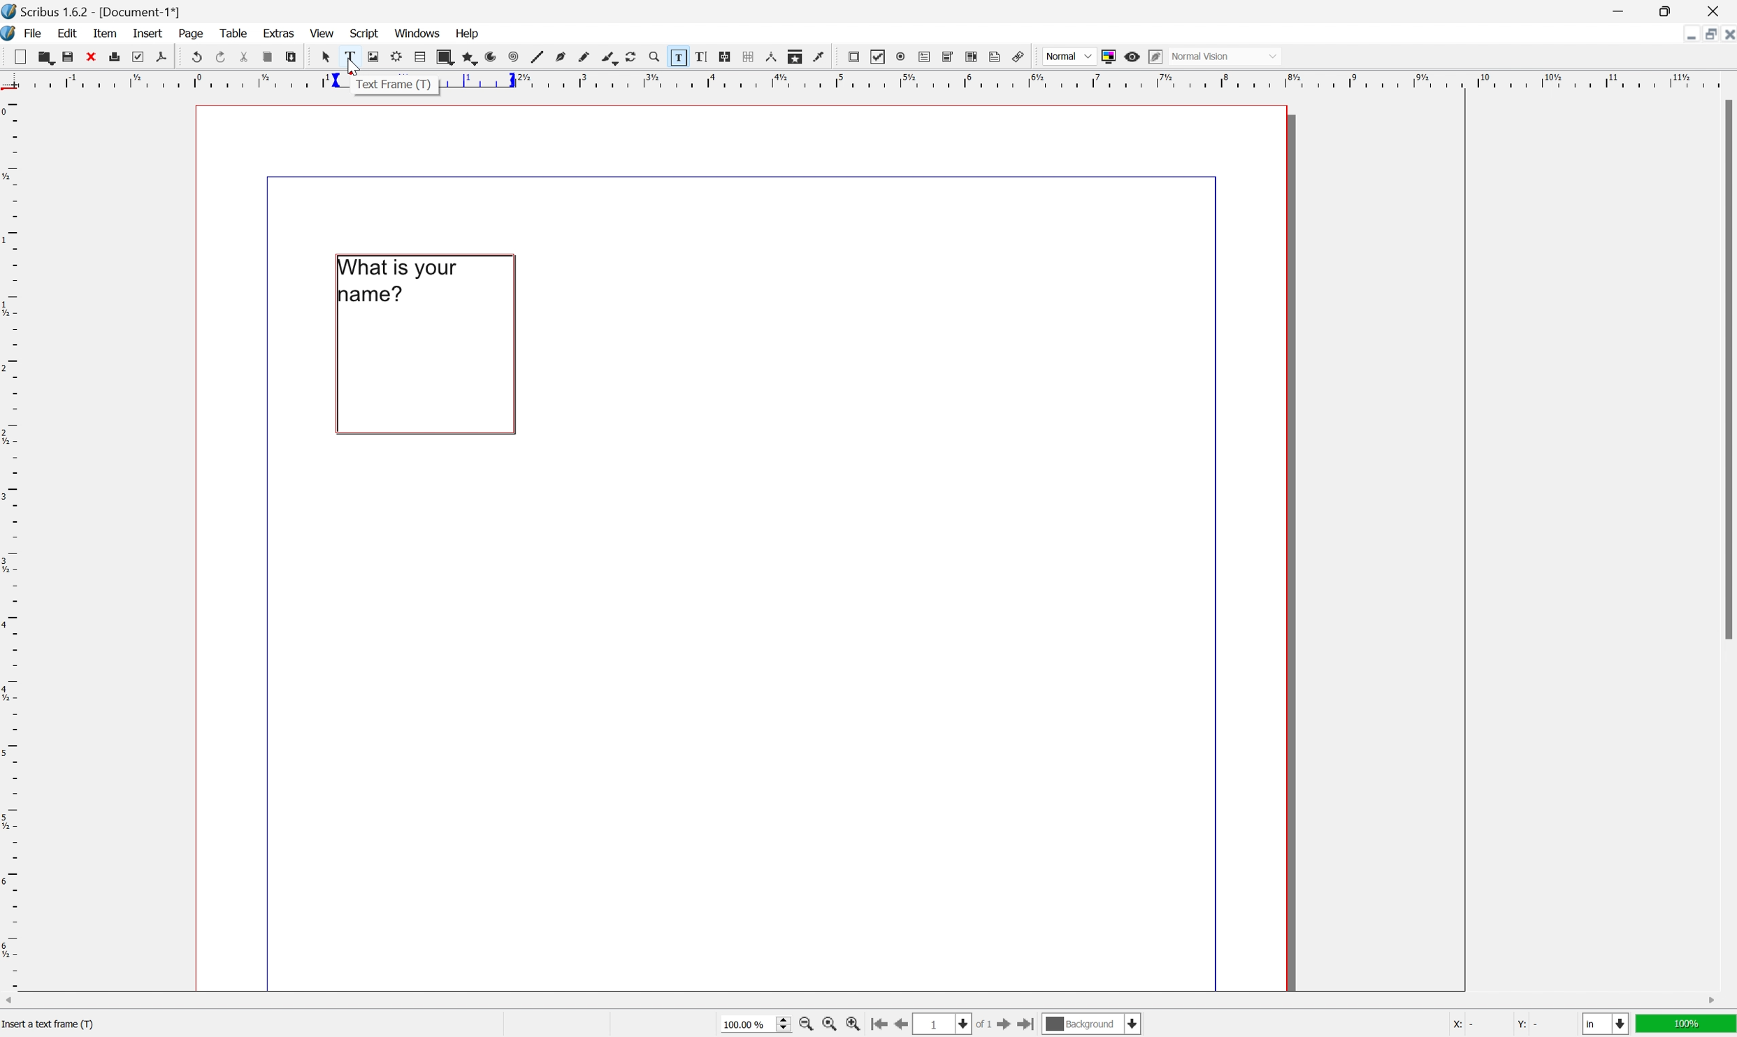  What do you see at coordinates (221, 55) in the screenshot?
I see `redo` at bounding box center [221, 55].